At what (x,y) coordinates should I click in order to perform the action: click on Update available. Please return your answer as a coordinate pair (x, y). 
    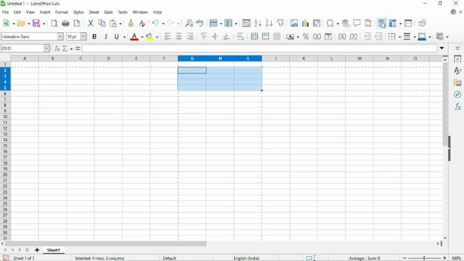
    Looking at the image, I should click on (453, 12).